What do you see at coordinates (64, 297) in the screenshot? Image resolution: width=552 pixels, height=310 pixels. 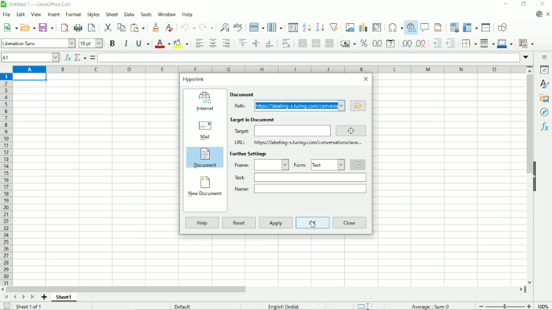 I see `Sheet1` at bounding box center [64, 297].